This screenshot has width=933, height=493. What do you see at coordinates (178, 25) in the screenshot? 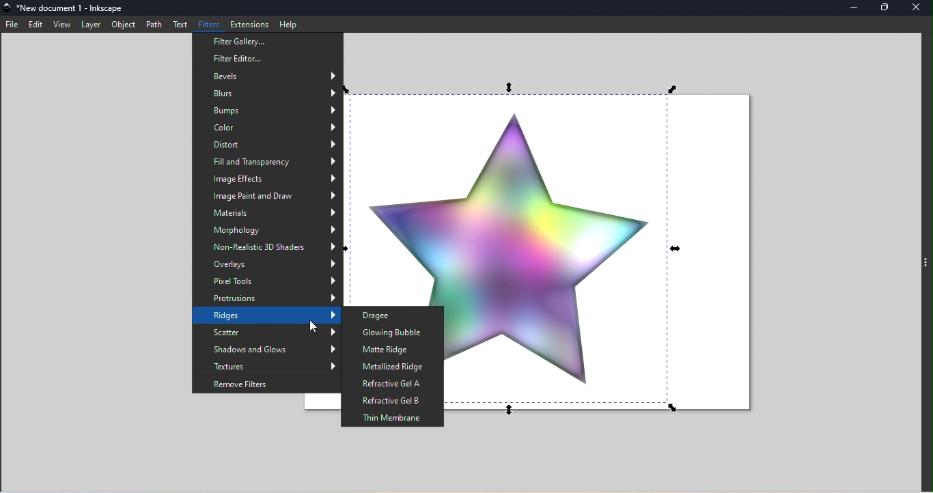
I see `Text` at bounding box center [178, 25].